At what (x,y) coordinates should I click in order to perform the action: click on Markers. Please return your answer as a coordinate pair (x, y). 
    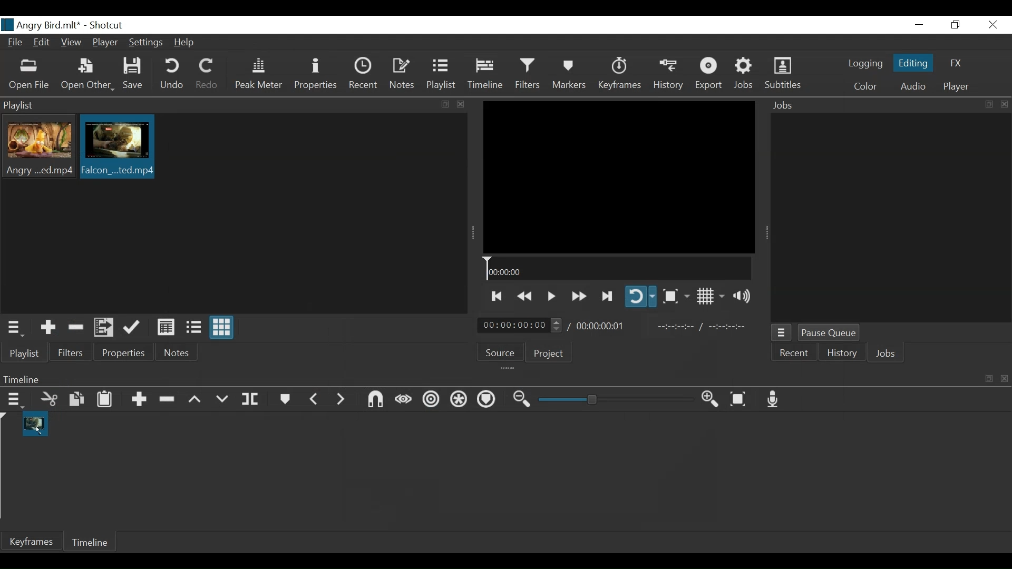
    Looking at the image, I should click on (569, 74).